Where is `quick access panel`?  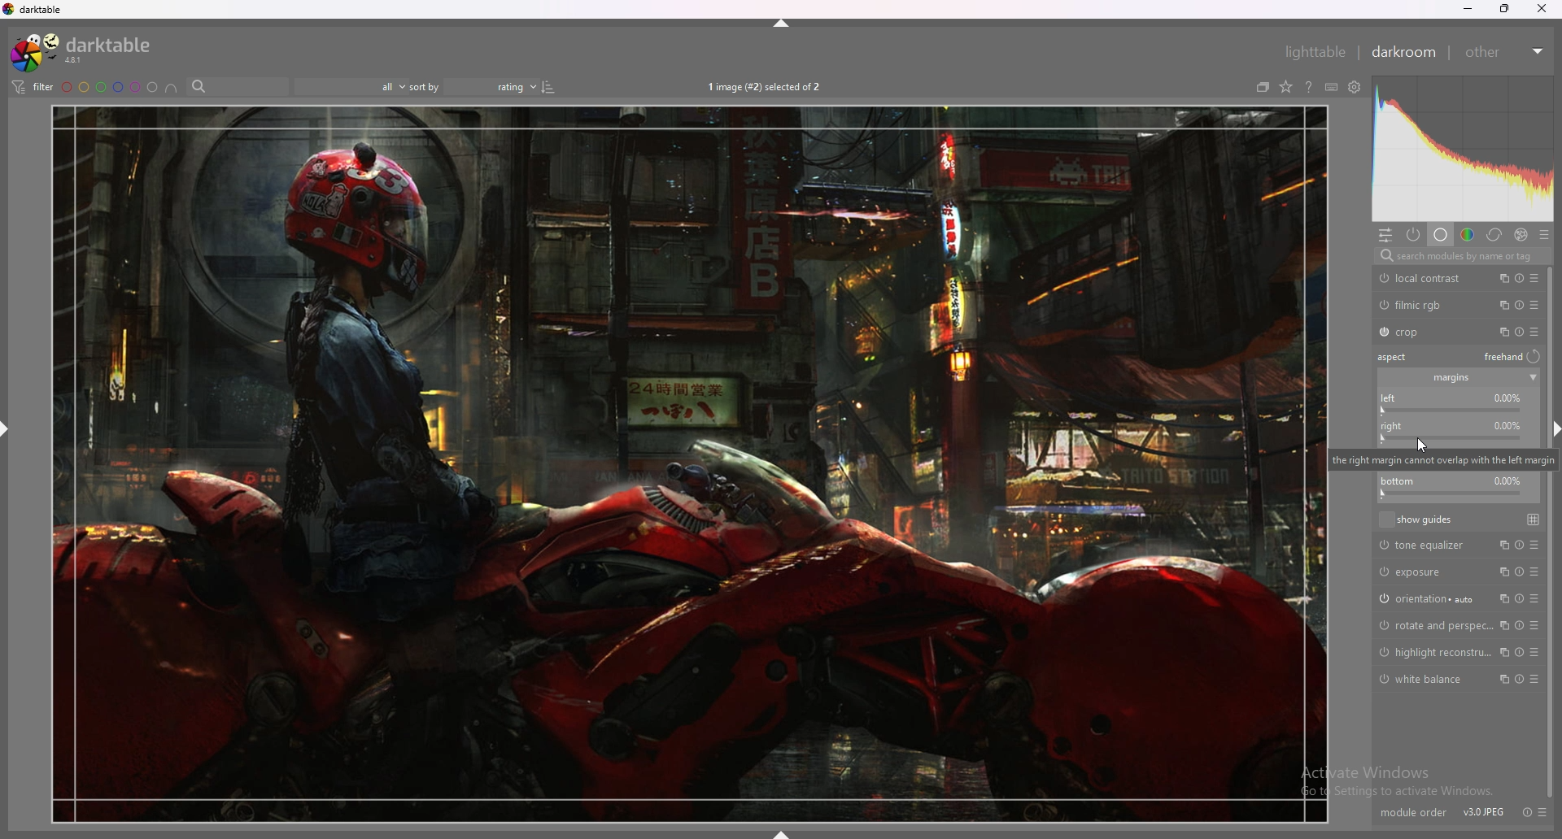 quick access panel is located at coordinates (1385, 235).